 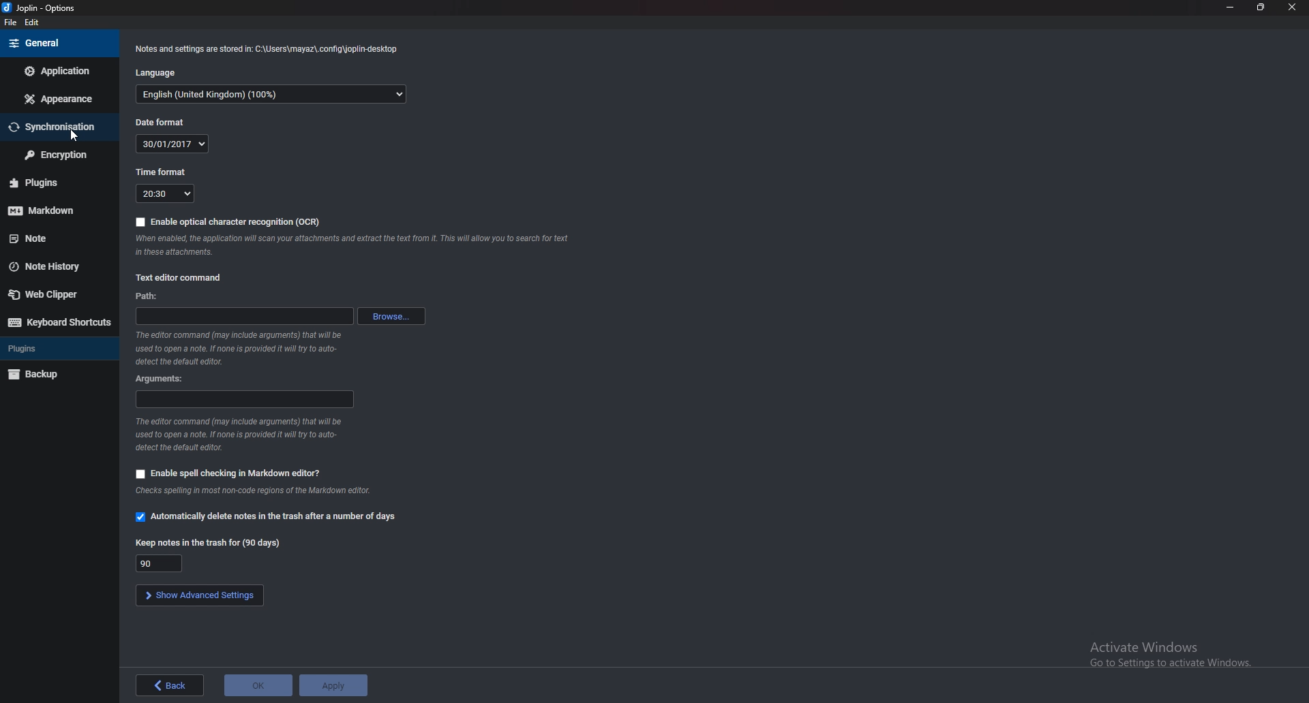 I want to click on notehistory, so click(x=56, y=266).